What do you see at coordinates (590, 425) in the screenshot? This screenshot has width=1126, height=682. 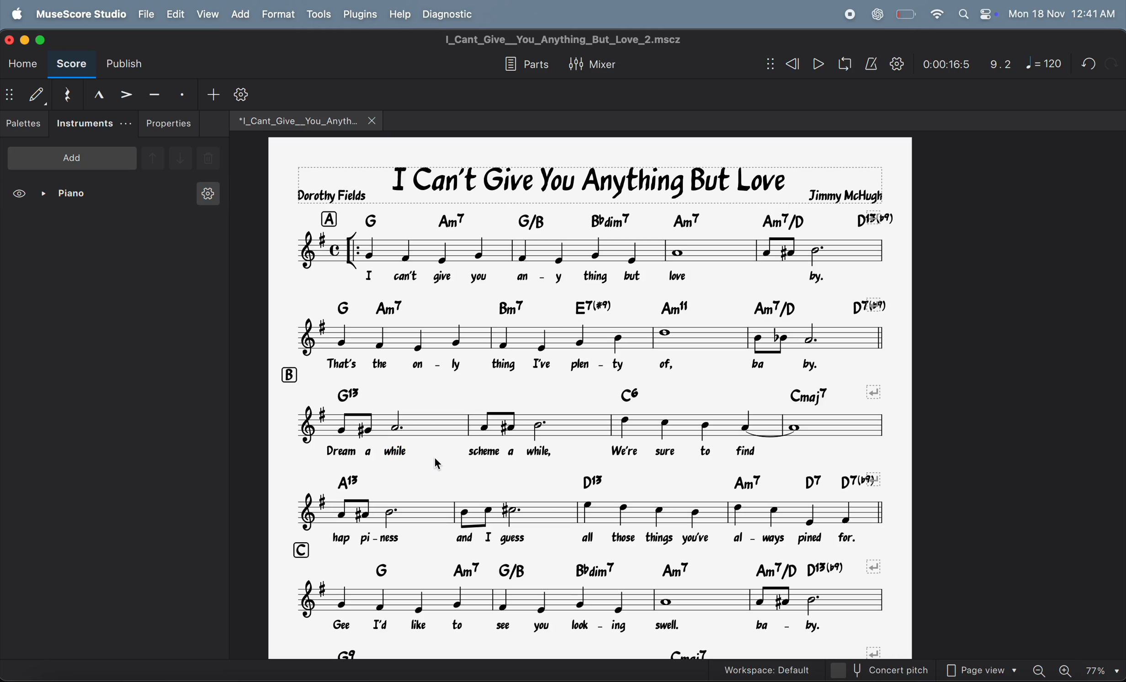 I see `notes` at bounding box center [590, 425].